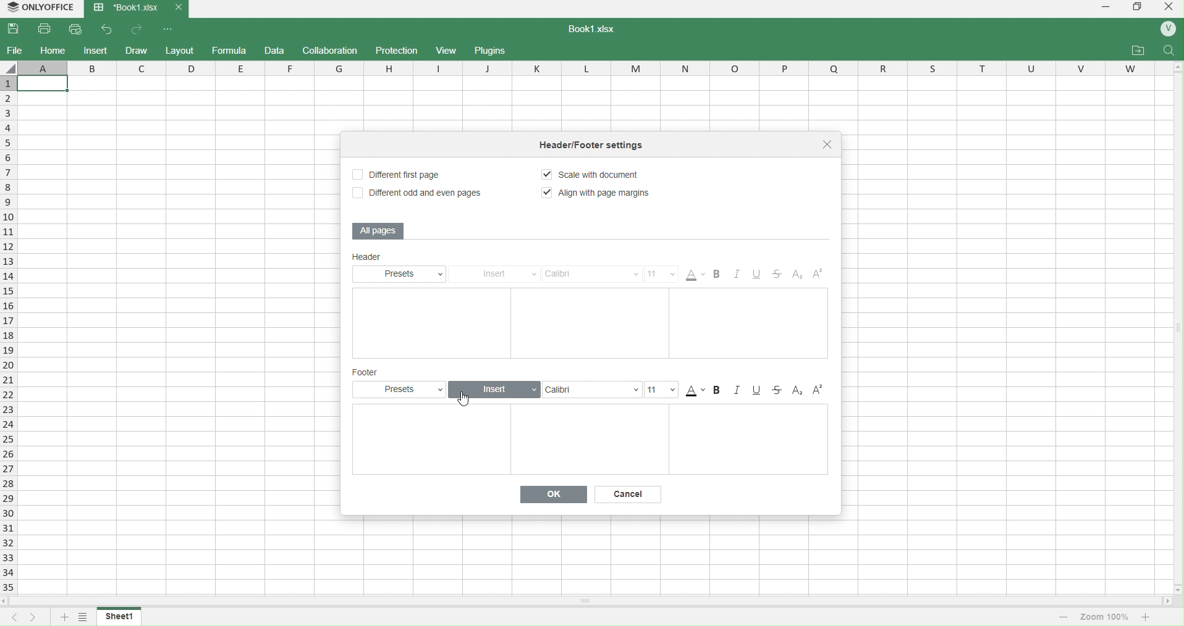 The width and height of the screenshot is (1184, 626). Describe the element at coordinates (663, 390) in the screenshot. I see `Size` at that location.